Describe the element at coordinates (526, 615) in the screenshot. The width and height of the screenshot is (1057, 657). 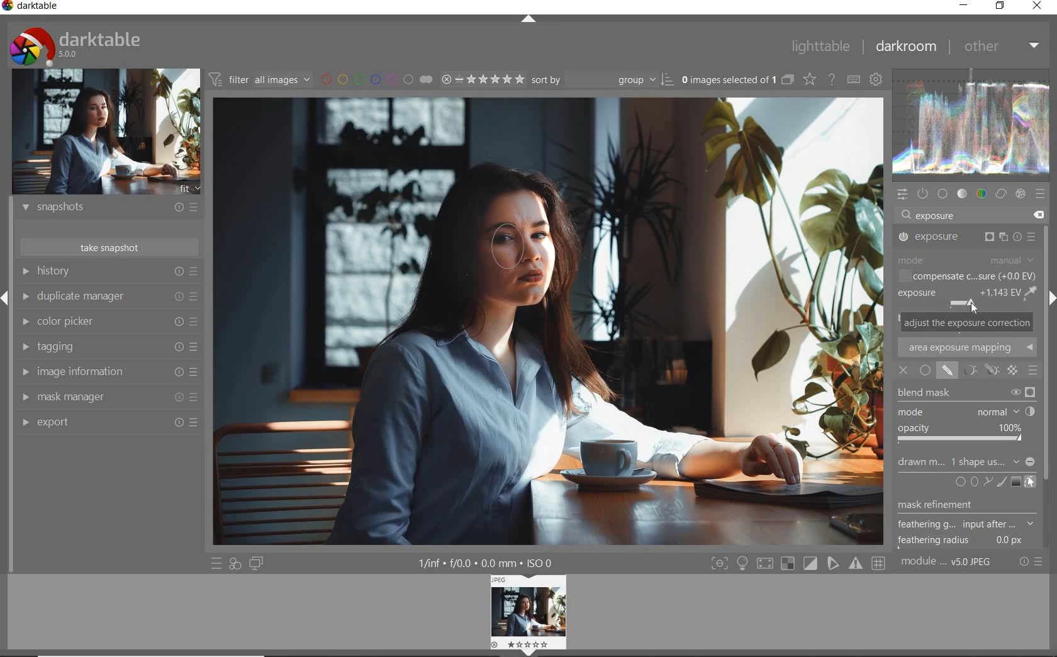
I see `image preview` at that location.